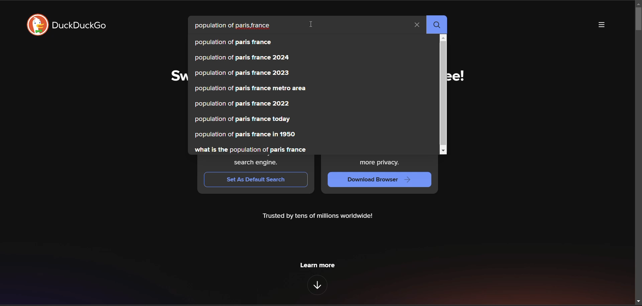  Describe the element at coordinates (437, 25) in the screenshot. I see `search button` at that location.